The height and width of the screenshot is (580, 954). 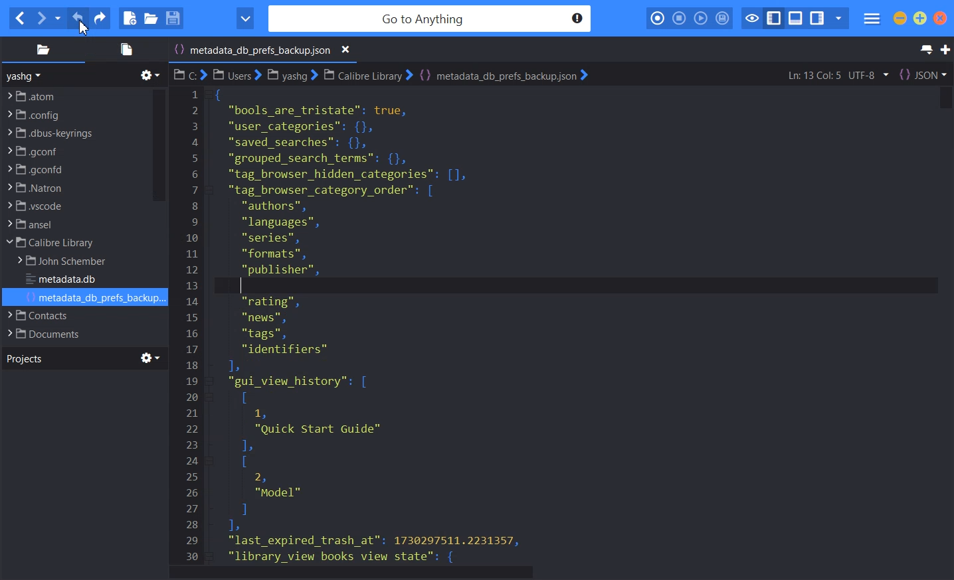 What do you see at coordinates (923, 74) in the screenshot?
I see `JSON` at bounding box center [923, 74].